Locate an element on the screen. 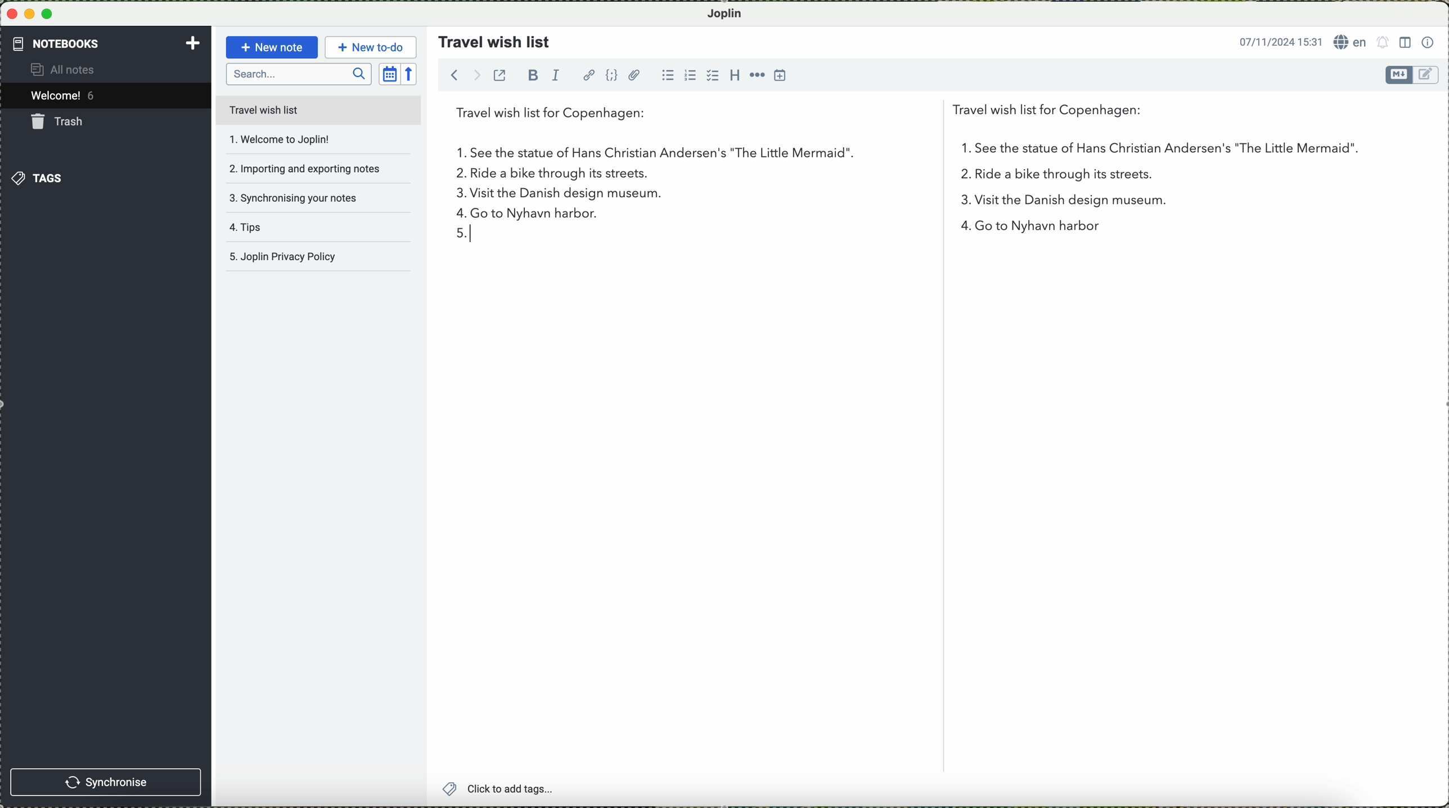 The width and height of the screenshot is (1449, 808). toggle sort order field is located at coordinates (389, 73).